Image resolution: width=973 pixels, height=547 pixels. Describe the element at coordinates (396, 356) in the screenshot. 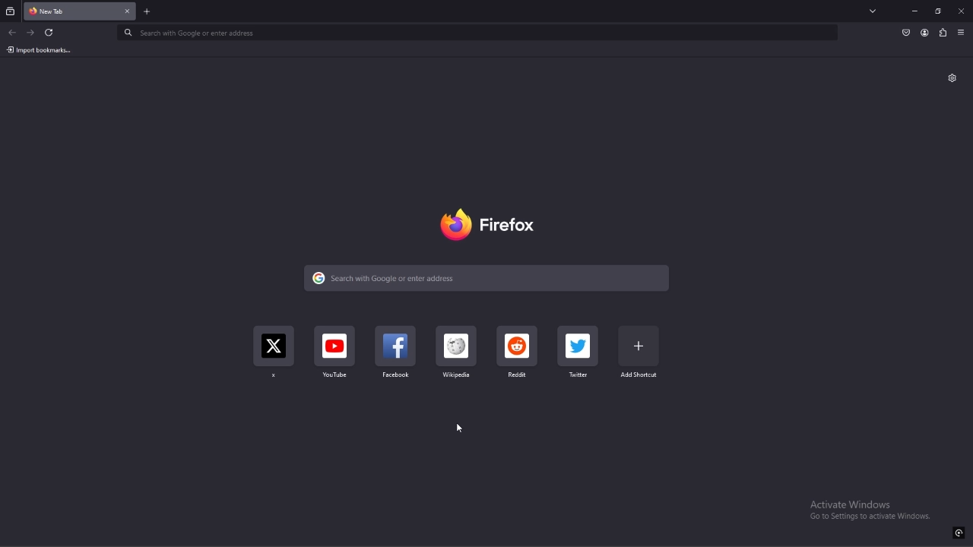

I see `facebook` at that location.